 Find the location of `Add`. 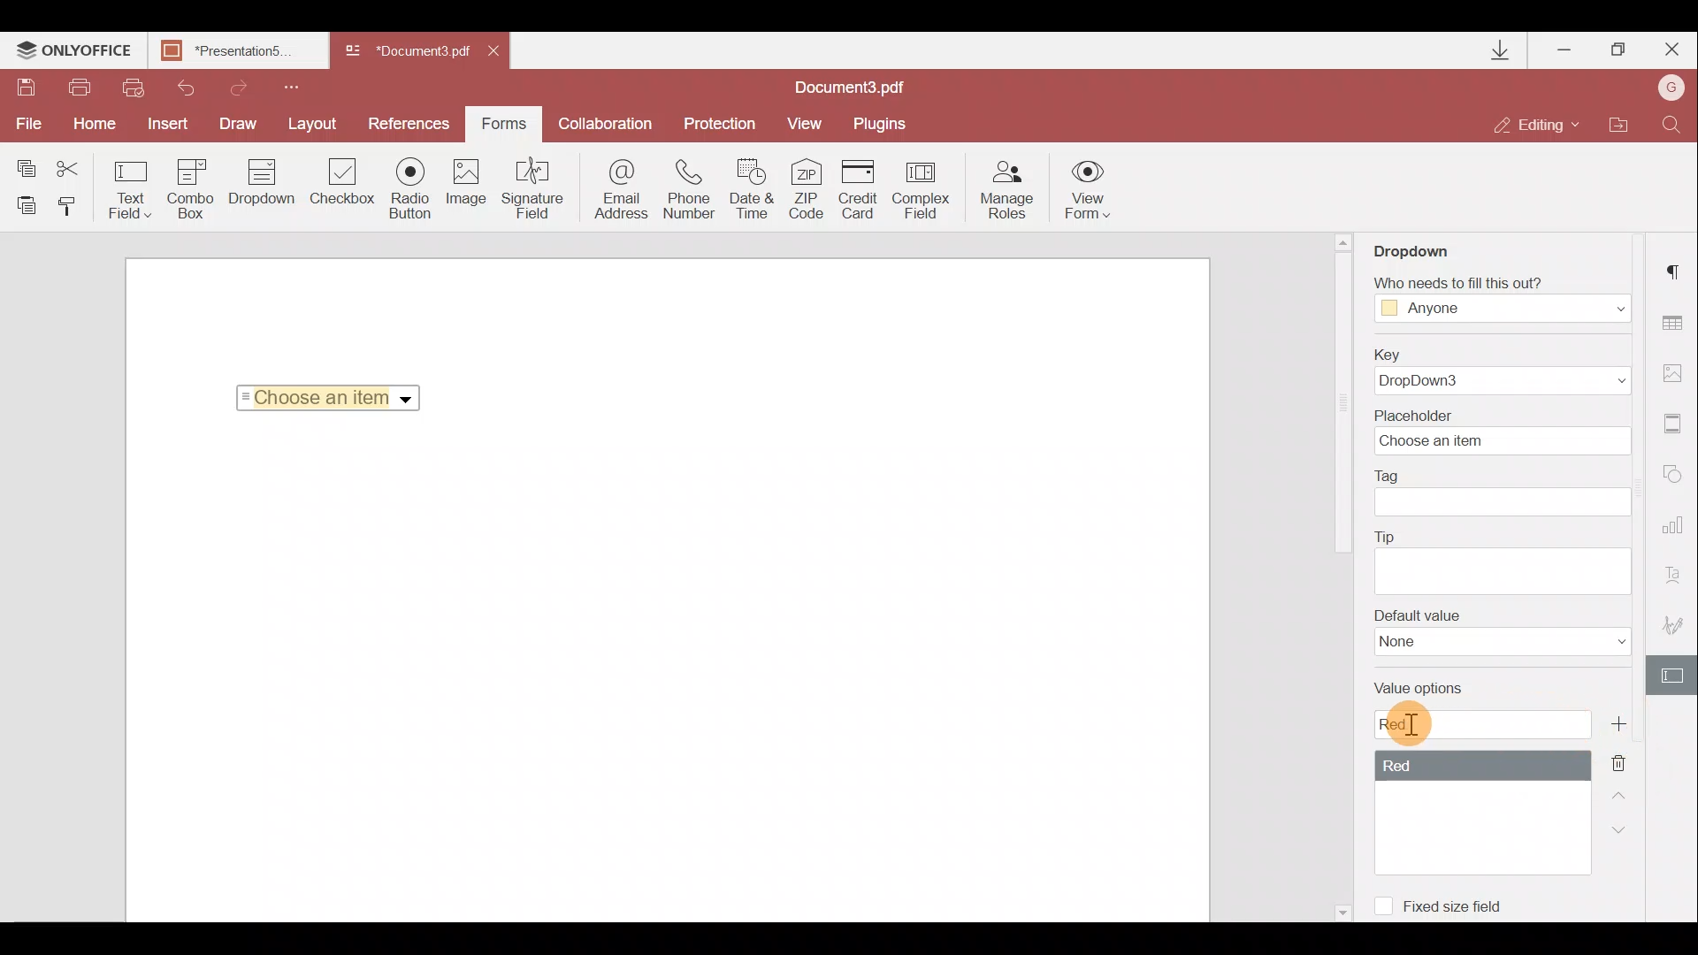

Add is located at coordinates (1618, 723).